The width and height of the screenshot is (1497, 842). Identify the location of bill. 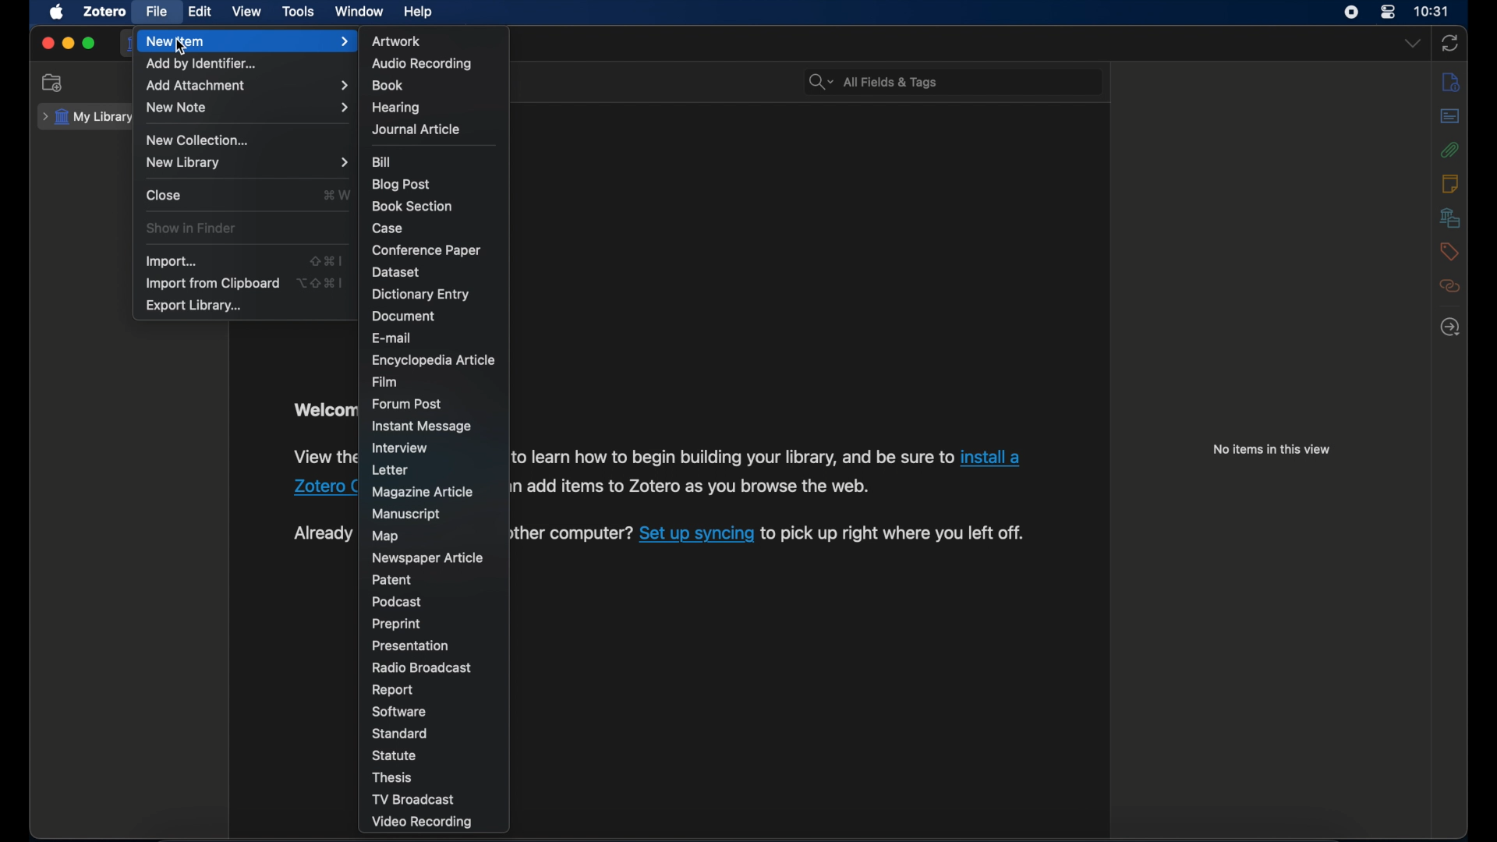
(383, 162).